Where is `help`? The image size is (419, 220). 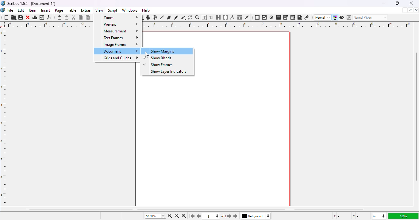 help is located at coordinates (146, 10).